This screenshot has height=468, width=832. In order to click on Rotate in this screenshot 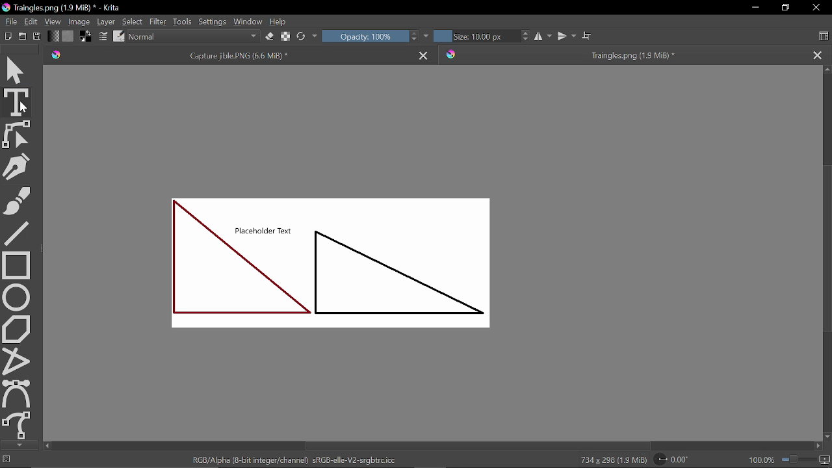, I will do `click(675, 460)`.